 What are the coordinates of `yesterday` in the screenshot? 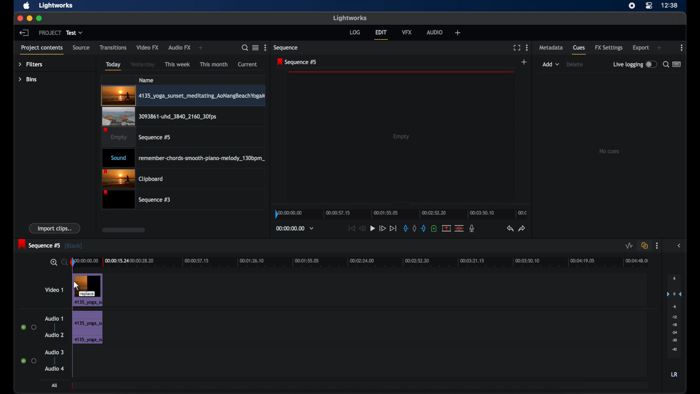 It's located at (143, 64).